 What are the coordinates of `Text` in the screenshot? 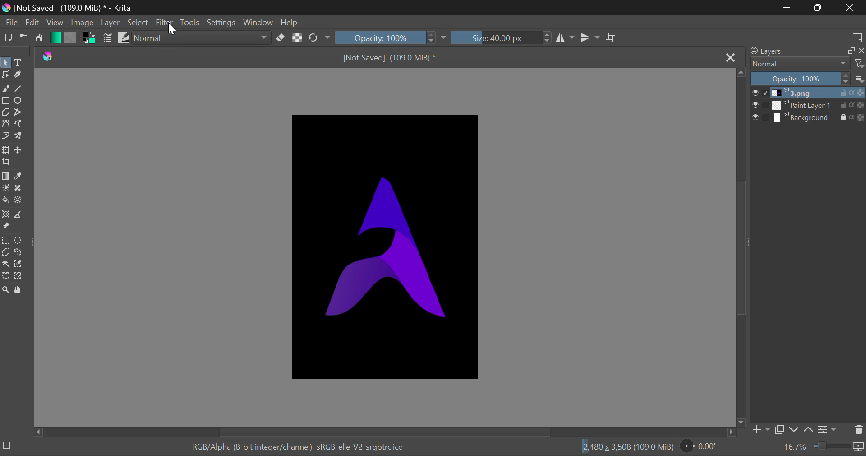 It's located at (20, 61).